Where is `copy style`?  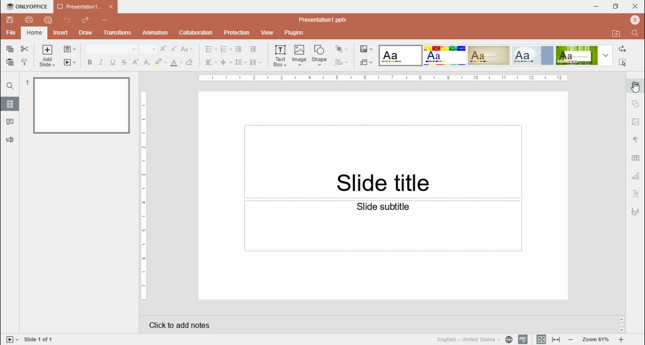 copy style is located at coordinates (24, 63).